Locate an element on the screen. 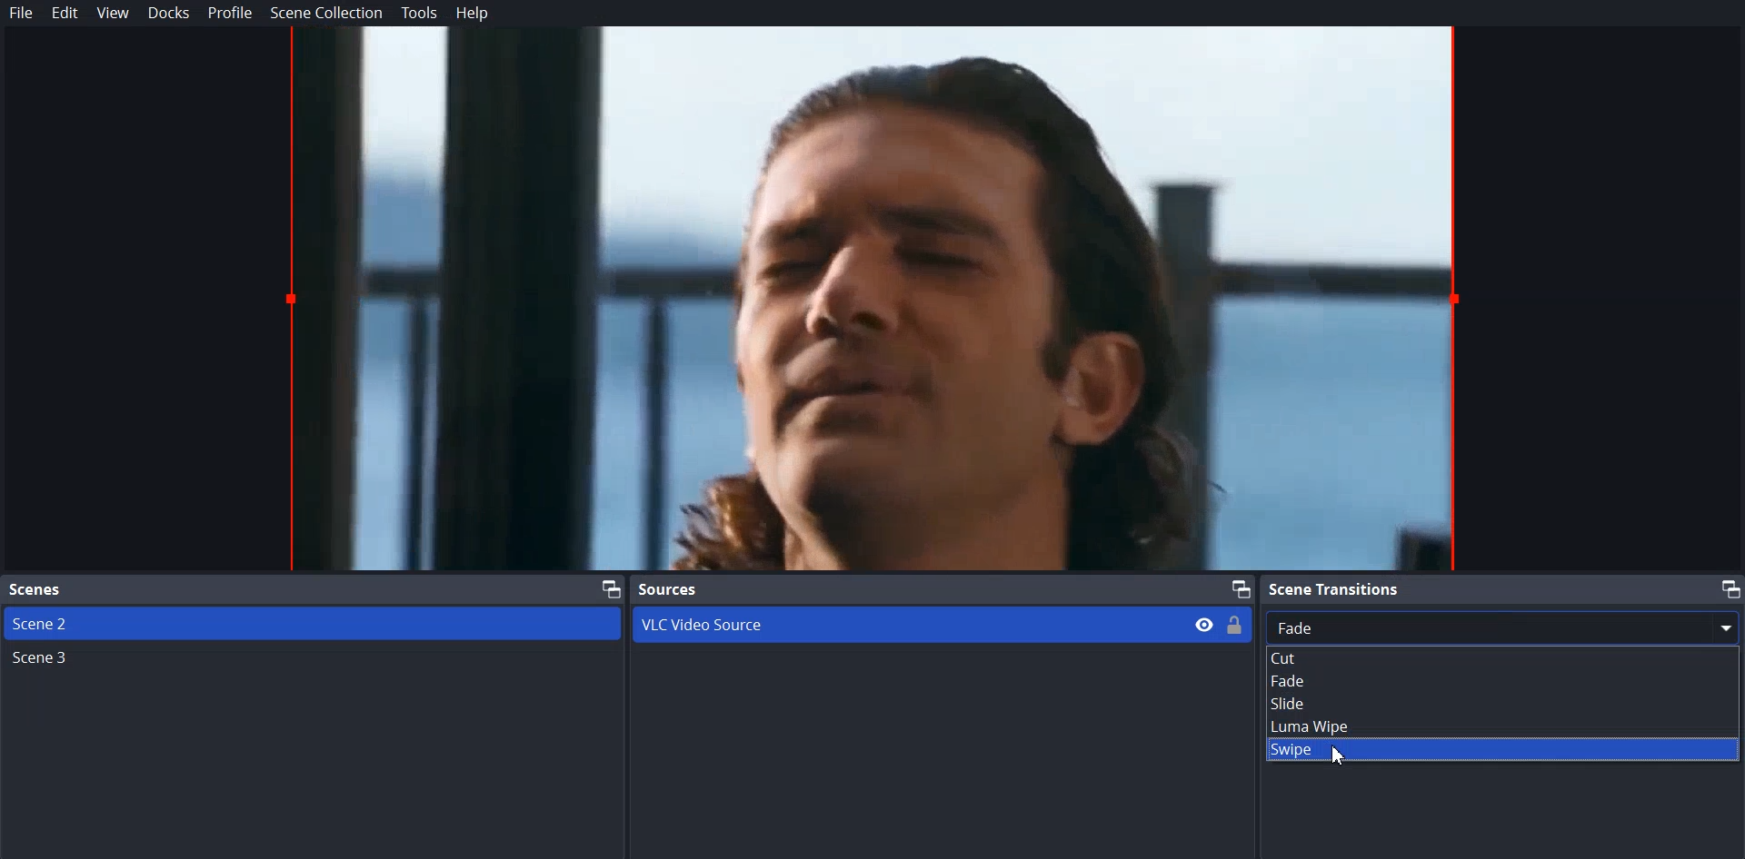  fade is located at coordinates (1504, 627).